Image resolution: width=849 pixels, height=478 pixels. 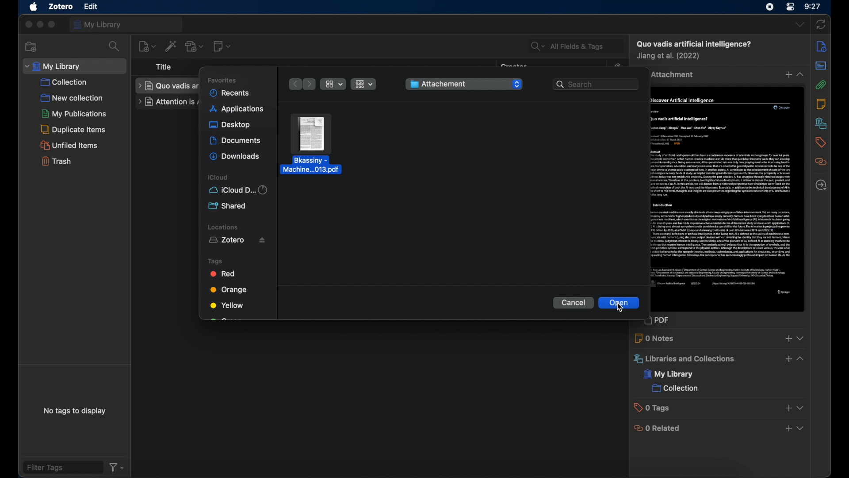 I want to click on maximize, so click(x=53, y=25).